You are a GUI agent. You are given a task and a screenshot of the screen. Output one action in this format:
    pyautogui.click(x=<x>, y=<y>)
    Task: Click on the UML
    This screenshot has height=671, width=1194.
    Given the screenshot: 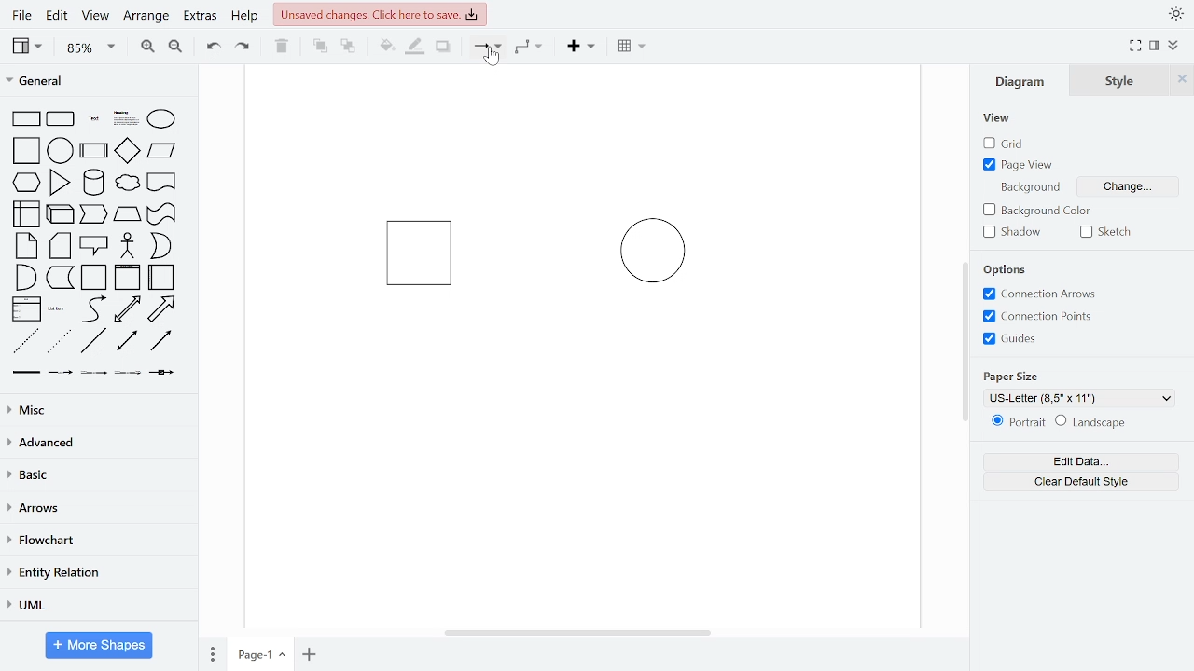 What is the action you would take?
    pyautogui.click(x=94, y=606)
    